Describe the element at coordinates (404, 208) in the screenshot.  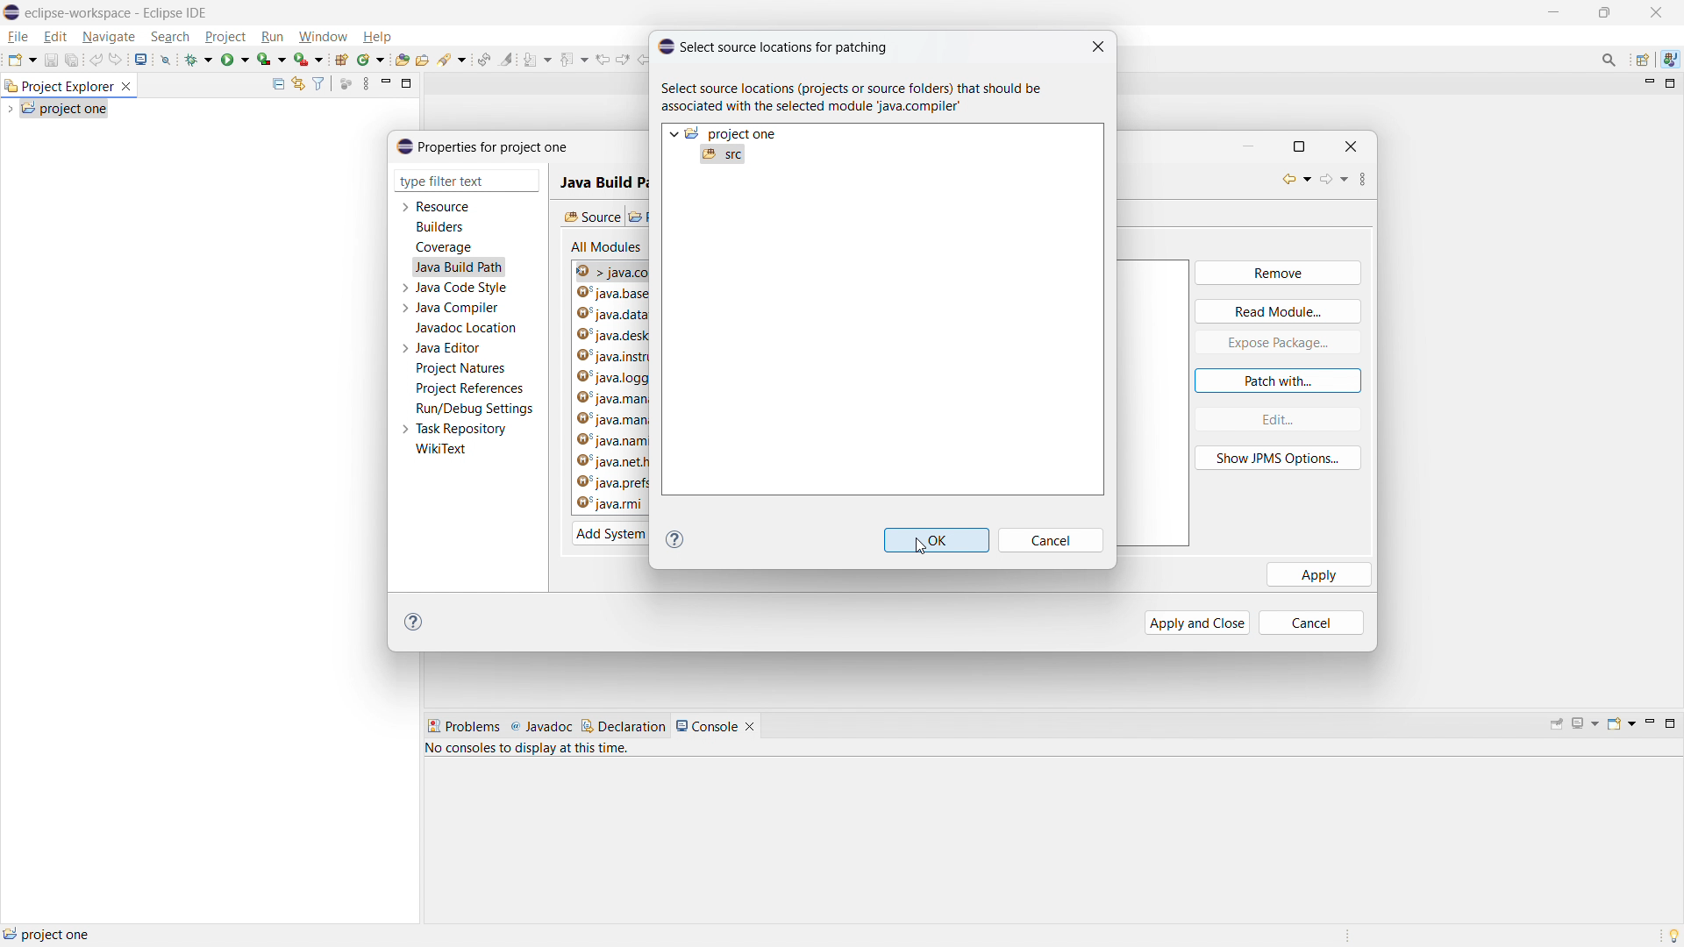
I see `expand resource` at that location.